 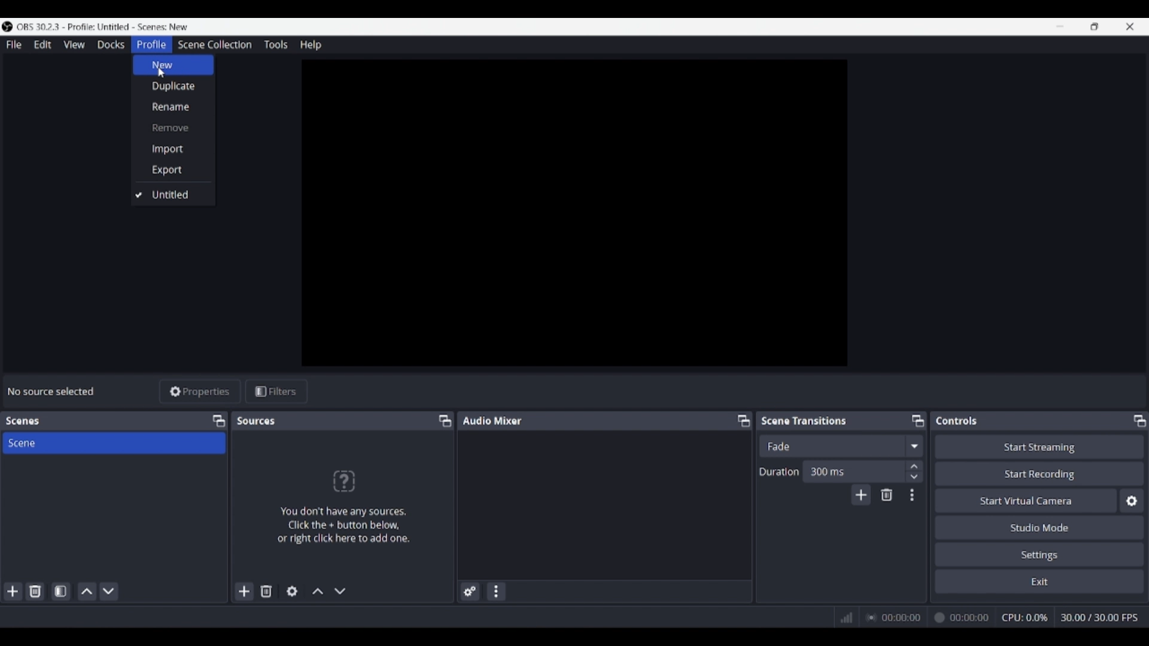 What do you see at coordinates (245, 591) in the screenshot?
I see `Add source` at bounding box center [245, 591].